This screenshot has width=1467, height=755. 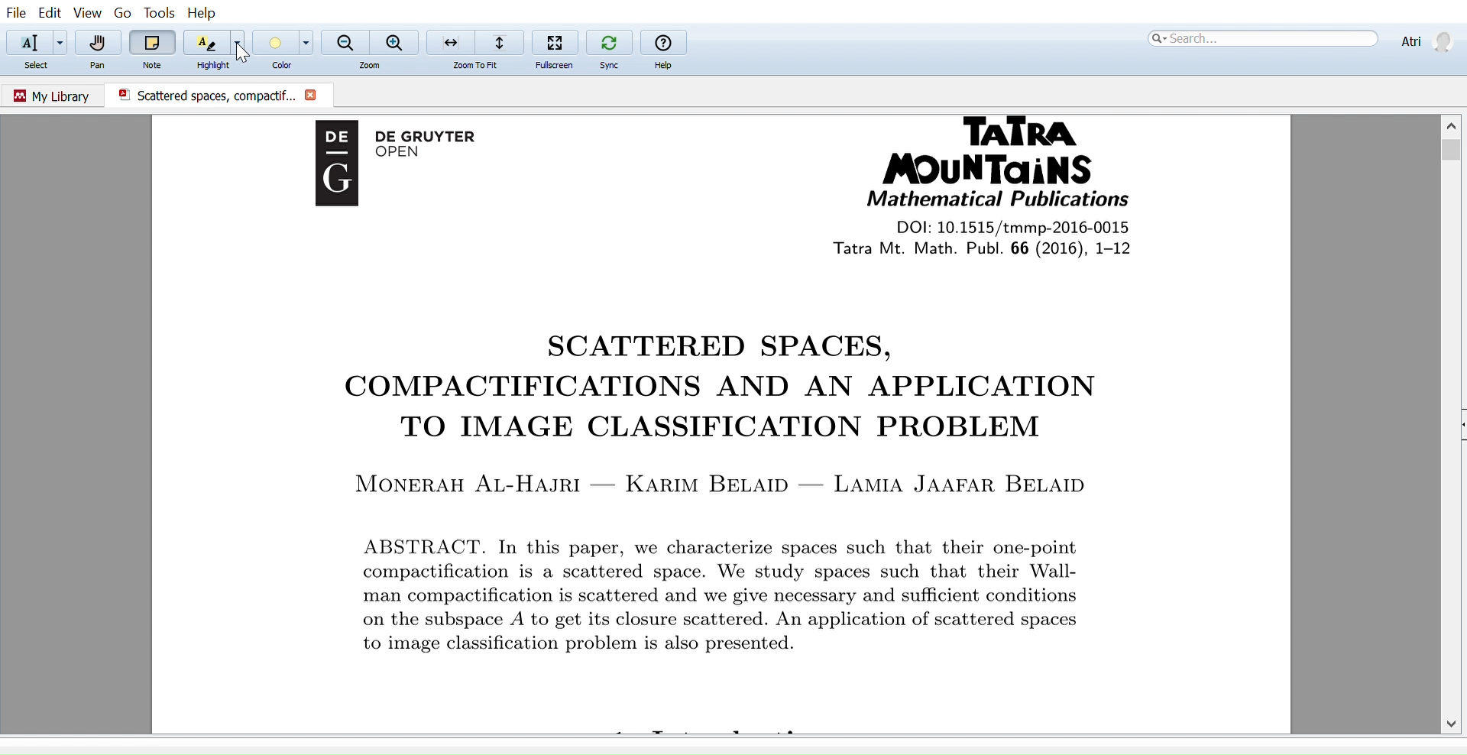 I want to click on Help, so click(x=666, y=66).